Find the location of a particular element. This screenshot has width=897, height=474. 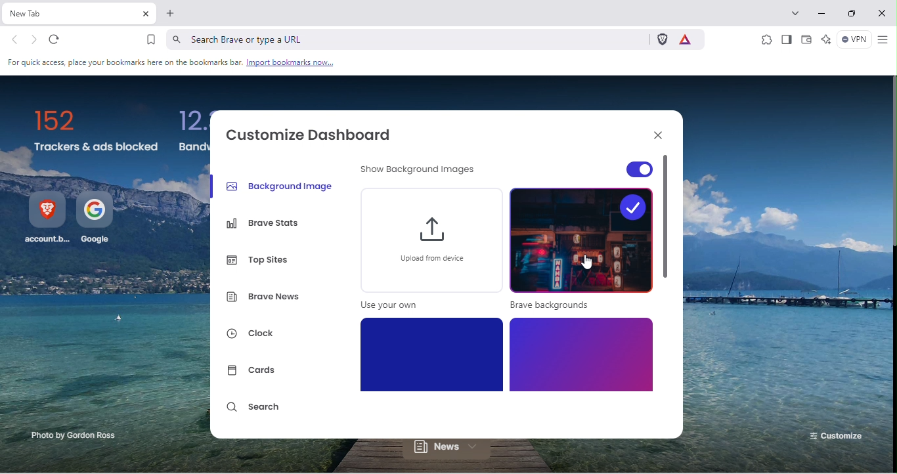

Search is located at coordinates (255, 410).